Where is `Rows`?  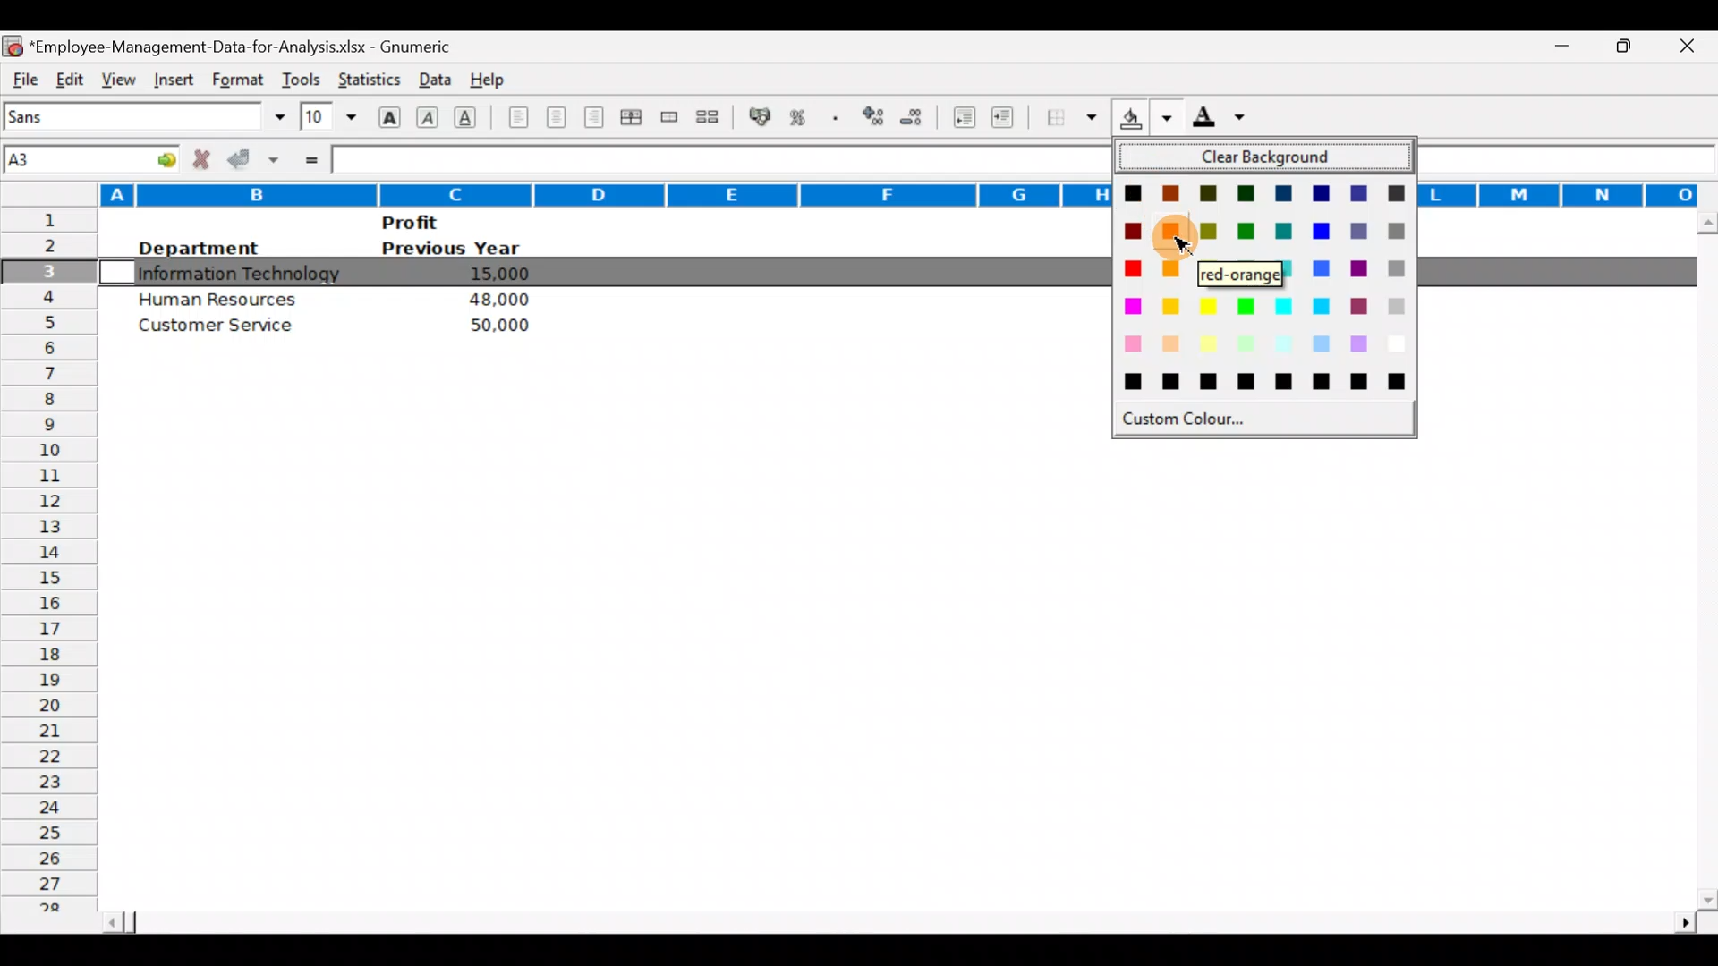 Rows is located at coordinates (48, 565).